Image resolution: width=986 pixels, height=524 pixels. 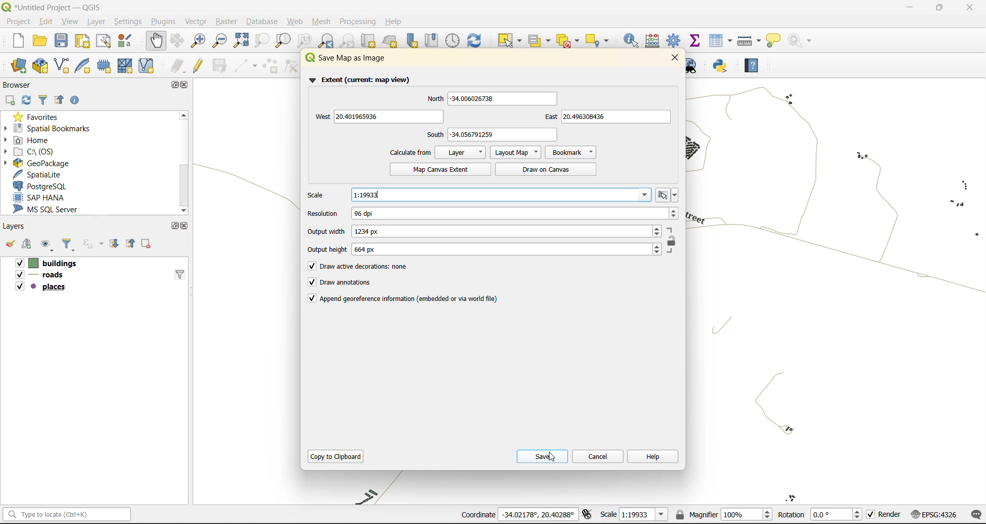 I want to click on toggle extents, so click(x=586, y=515).